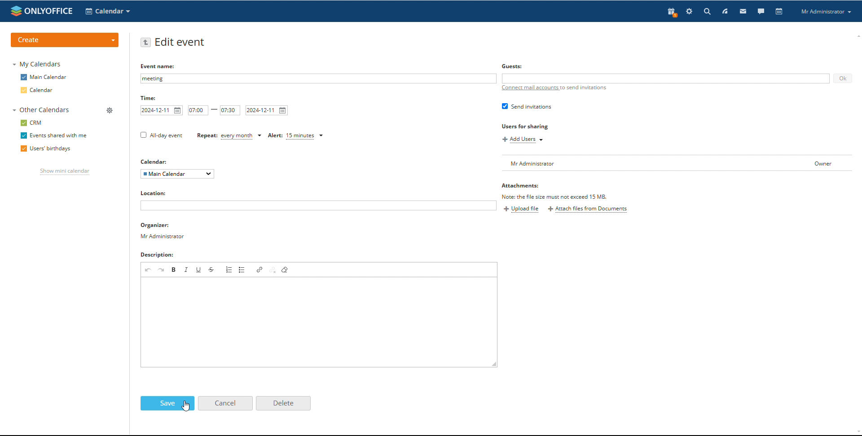 The image size is (862, 436). What do you see at coordinates (159, 66) in the screenshot?
I see `event name` at bounding box center [159, 66].